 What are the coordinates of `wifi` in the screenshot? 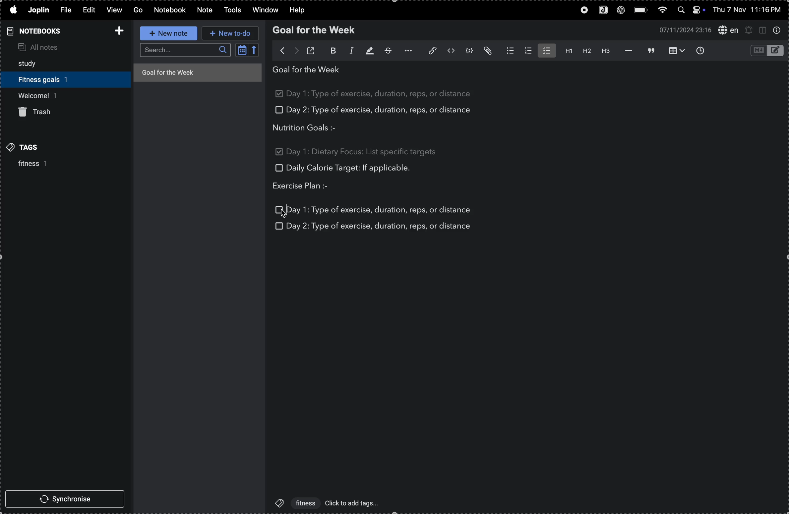 It's located at (662, 10).